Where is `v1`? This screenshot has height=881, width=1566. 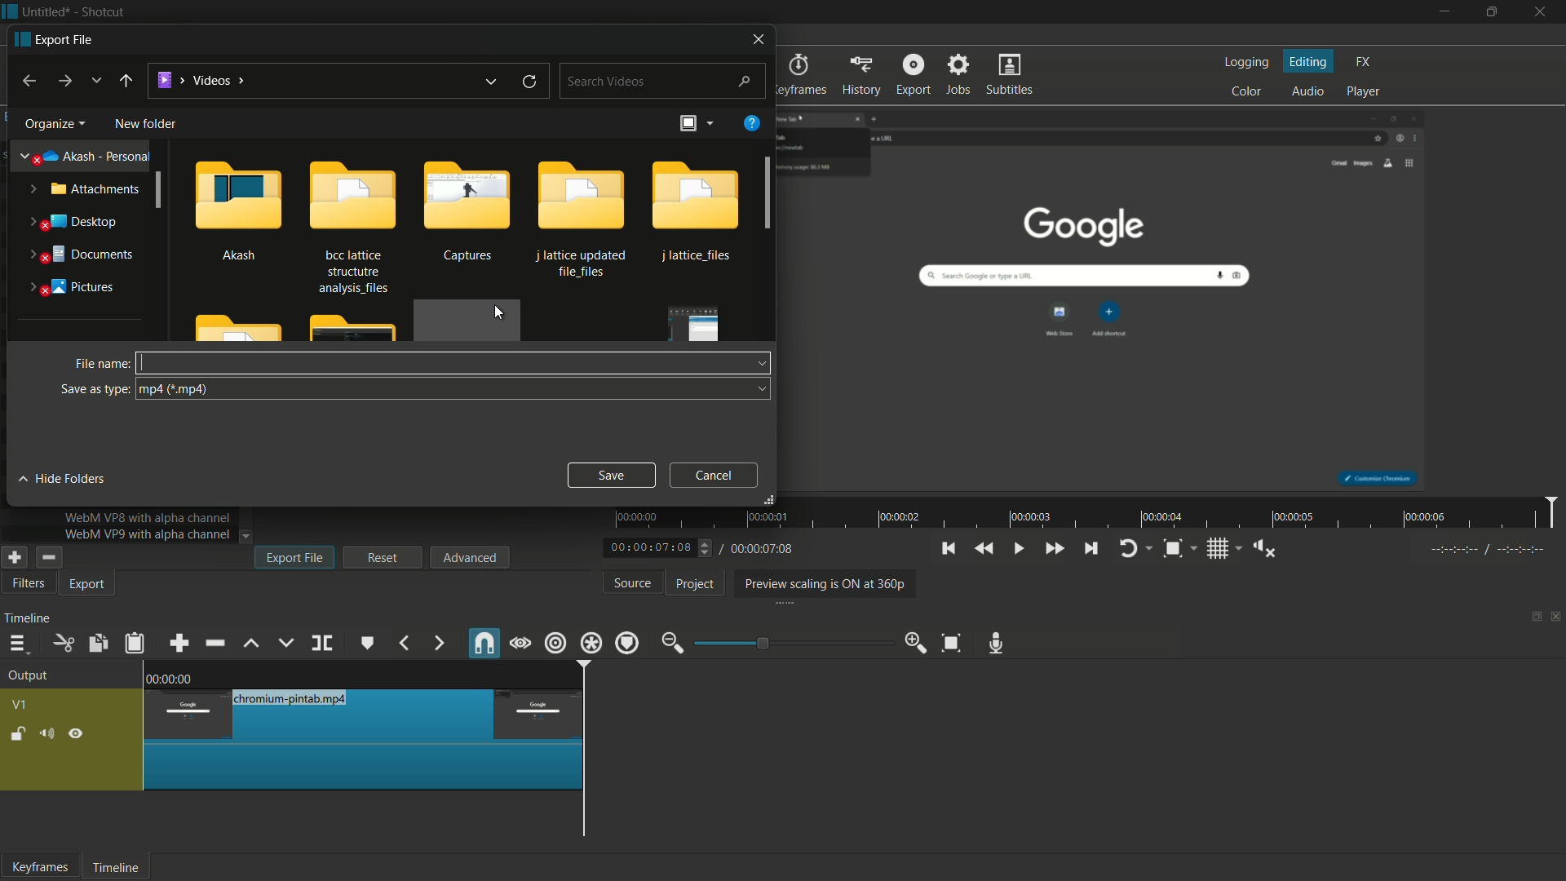
v1 is located at coordinates (21, 706).